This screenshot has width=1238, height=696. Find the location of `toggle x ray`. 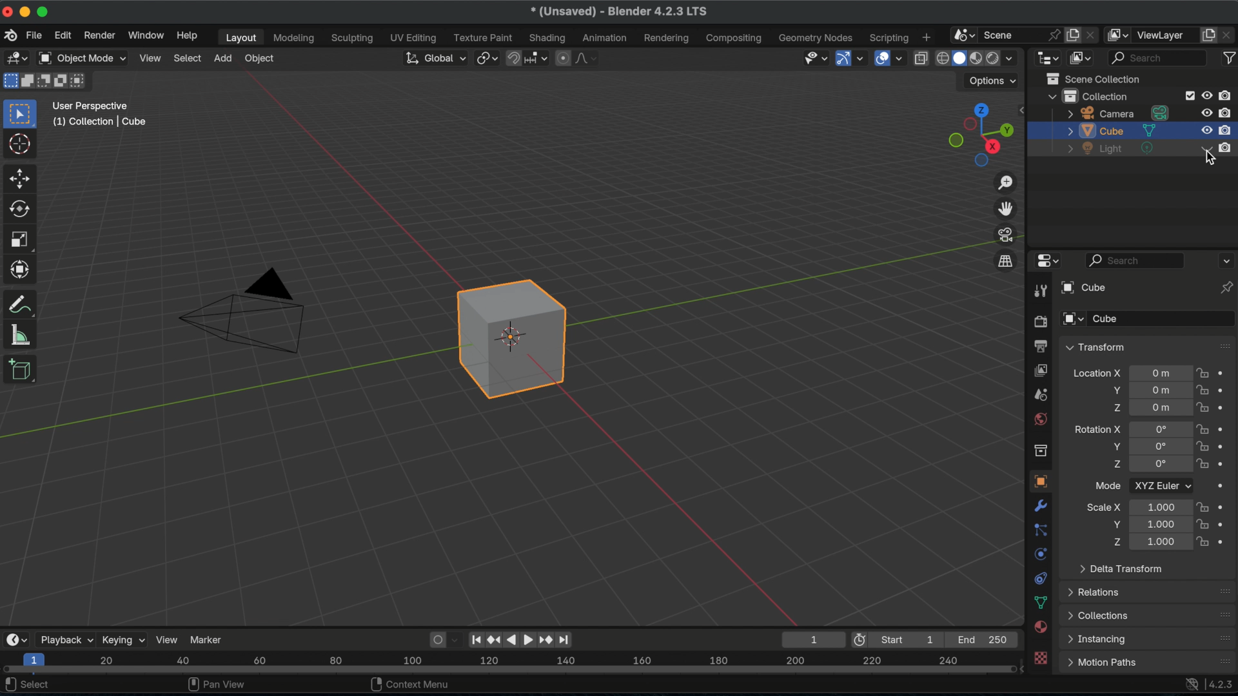

toggle x ray is located at coordinates (920, 58).